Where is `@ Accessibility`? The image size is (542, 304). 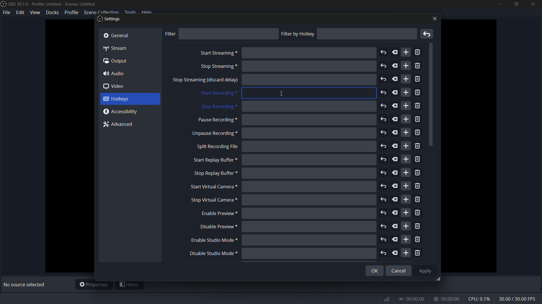
@ Accessibility is located at coordinates (123, 112).